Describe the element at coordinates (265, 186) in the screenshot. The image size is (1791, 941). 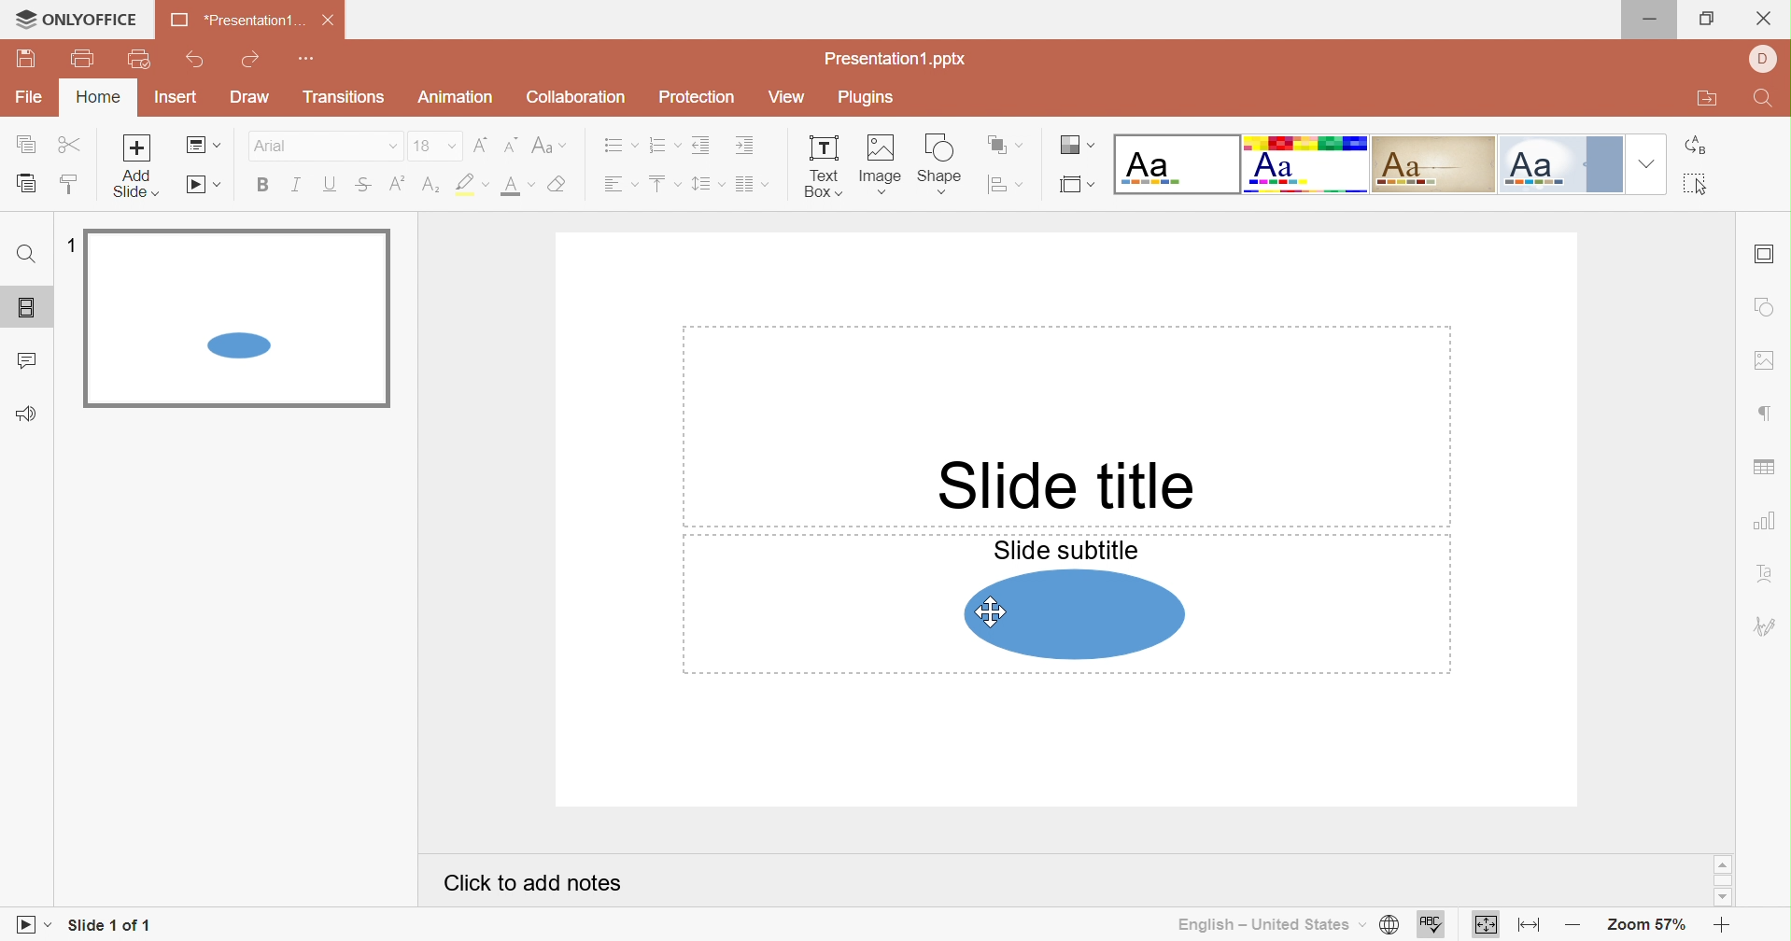
I see `Bold` at that location.